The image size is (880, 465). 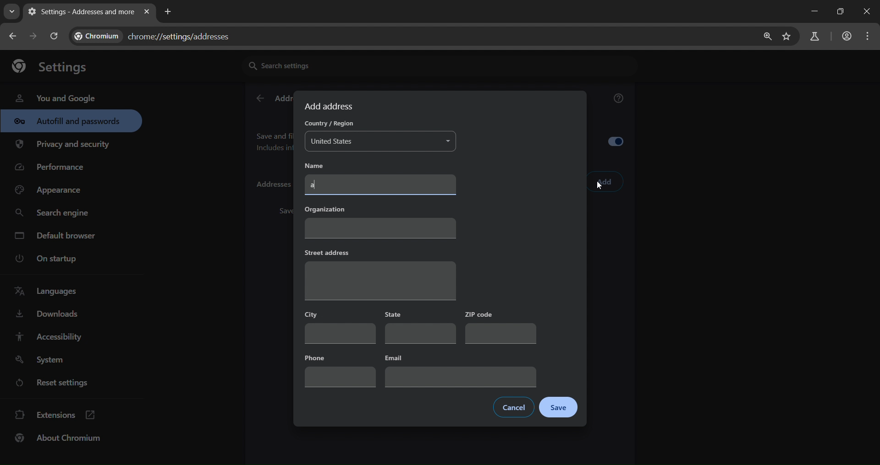 What do you see at coordinates (765, 37) in the screenshot?
I see `zoom` at bounding box center [765, 37].